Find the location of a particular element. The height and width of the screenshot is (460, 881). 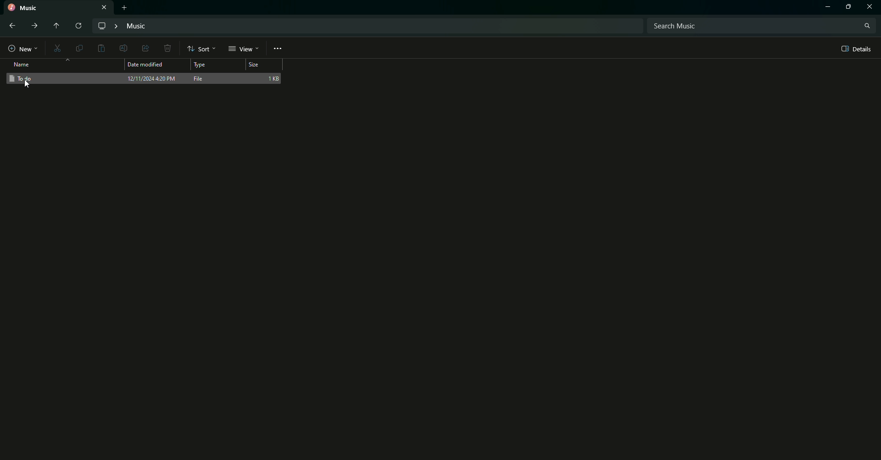

1 KB is located at coordinates (274, 79).